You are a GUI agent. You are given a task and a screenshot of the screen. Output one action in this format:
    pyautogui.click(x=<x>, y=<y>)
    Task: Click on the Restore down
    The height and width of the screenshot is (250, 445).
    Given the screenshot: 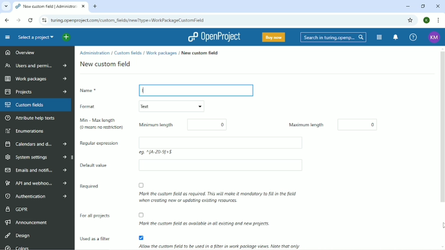 What is the action you would take?
    pyautogui.click(x=423, y=6)
    